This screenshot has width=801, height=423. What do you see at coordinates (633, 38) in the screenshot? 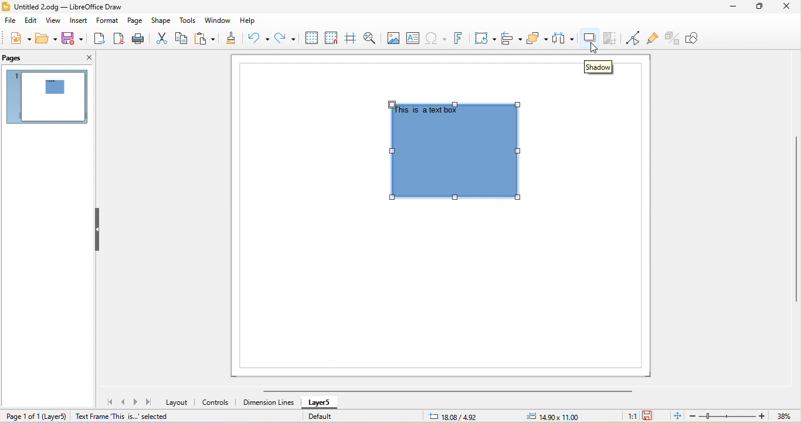
I see `toggle point edit mode` at bounding box center [633, 38].